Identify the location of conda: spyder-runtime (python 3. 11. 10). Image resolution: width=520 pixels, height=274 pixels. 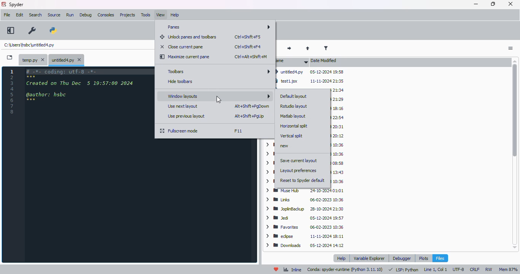
(346, 270).